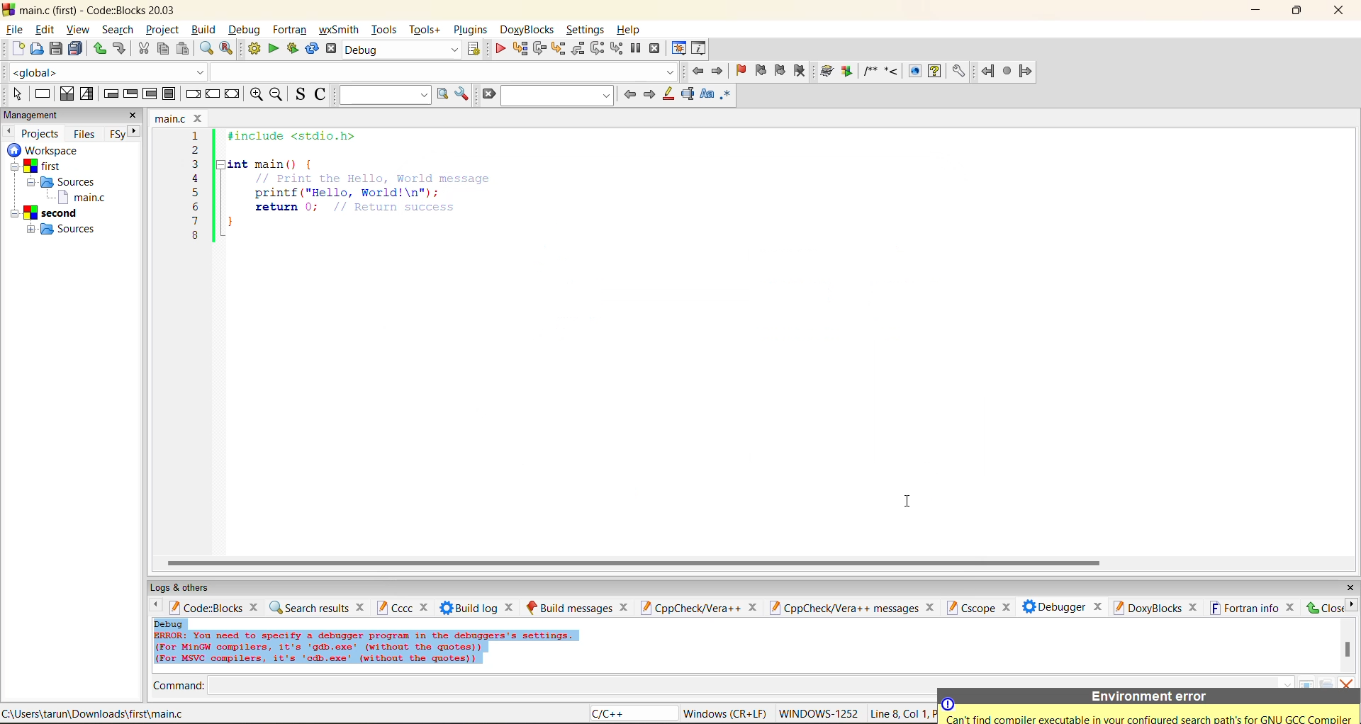 This screenshot has height=724, width=1361. Describe the element at coordinates (827, 72) in the screenshot. I see `build` at that location.